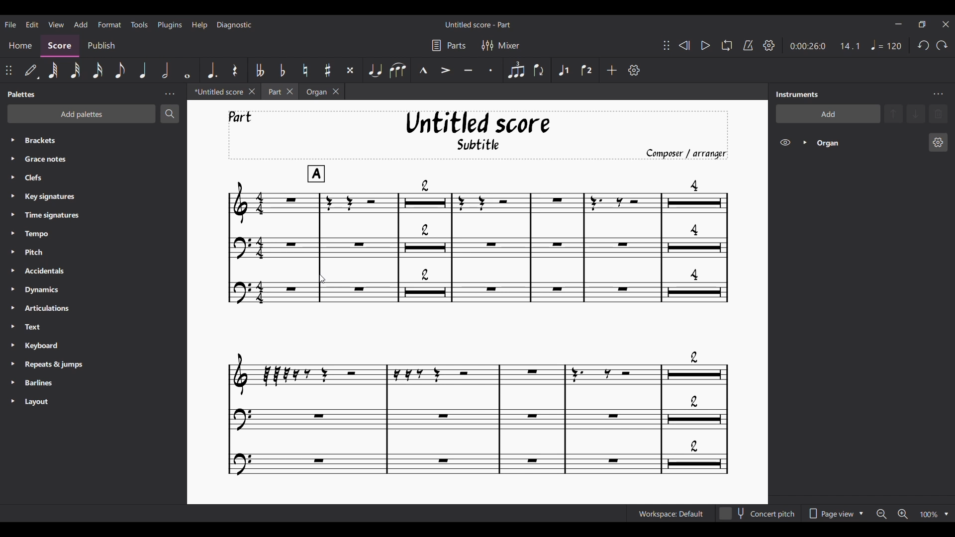  Describe the element at coordinates (893, 113) in the screenshot. I see `Move selection up ` at that location.